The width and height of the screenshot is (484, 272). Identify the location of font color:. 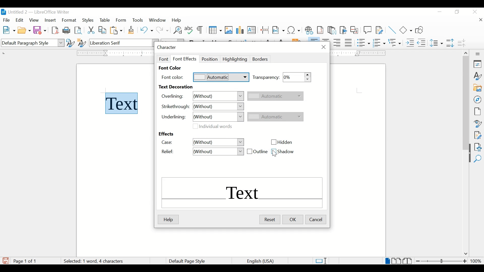
(173, 77).